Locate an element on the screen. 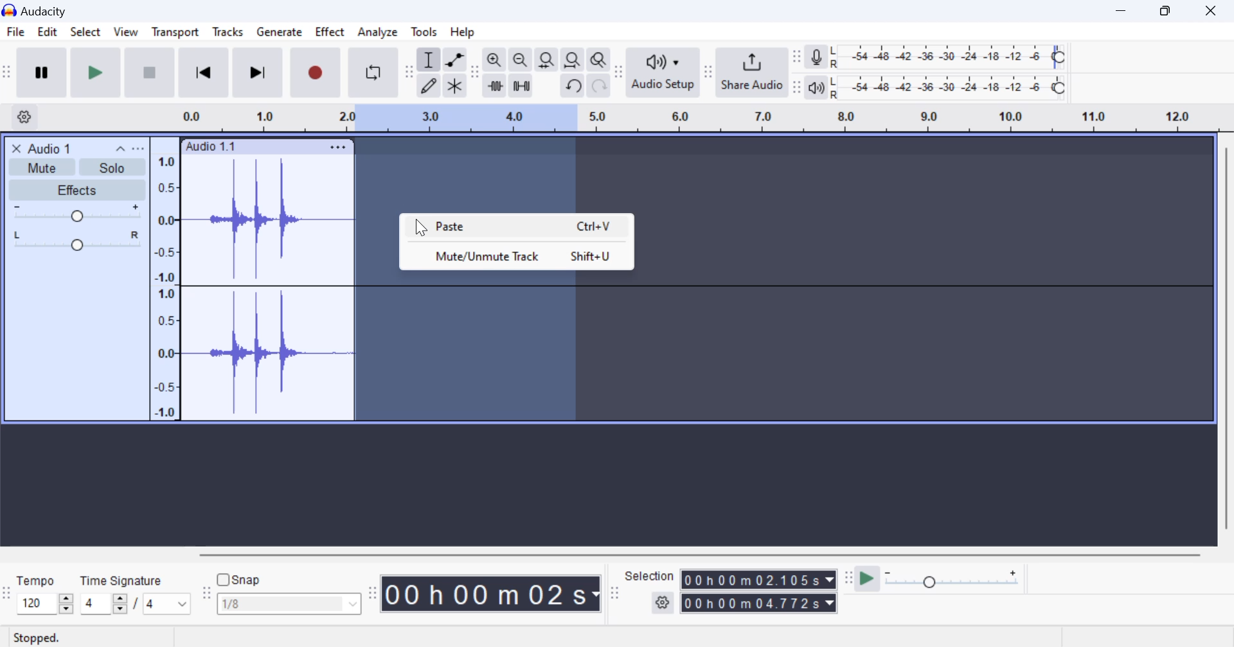 The width and height of the screenshot is (1234, 647). Stop is located at coordinates (151, 72).